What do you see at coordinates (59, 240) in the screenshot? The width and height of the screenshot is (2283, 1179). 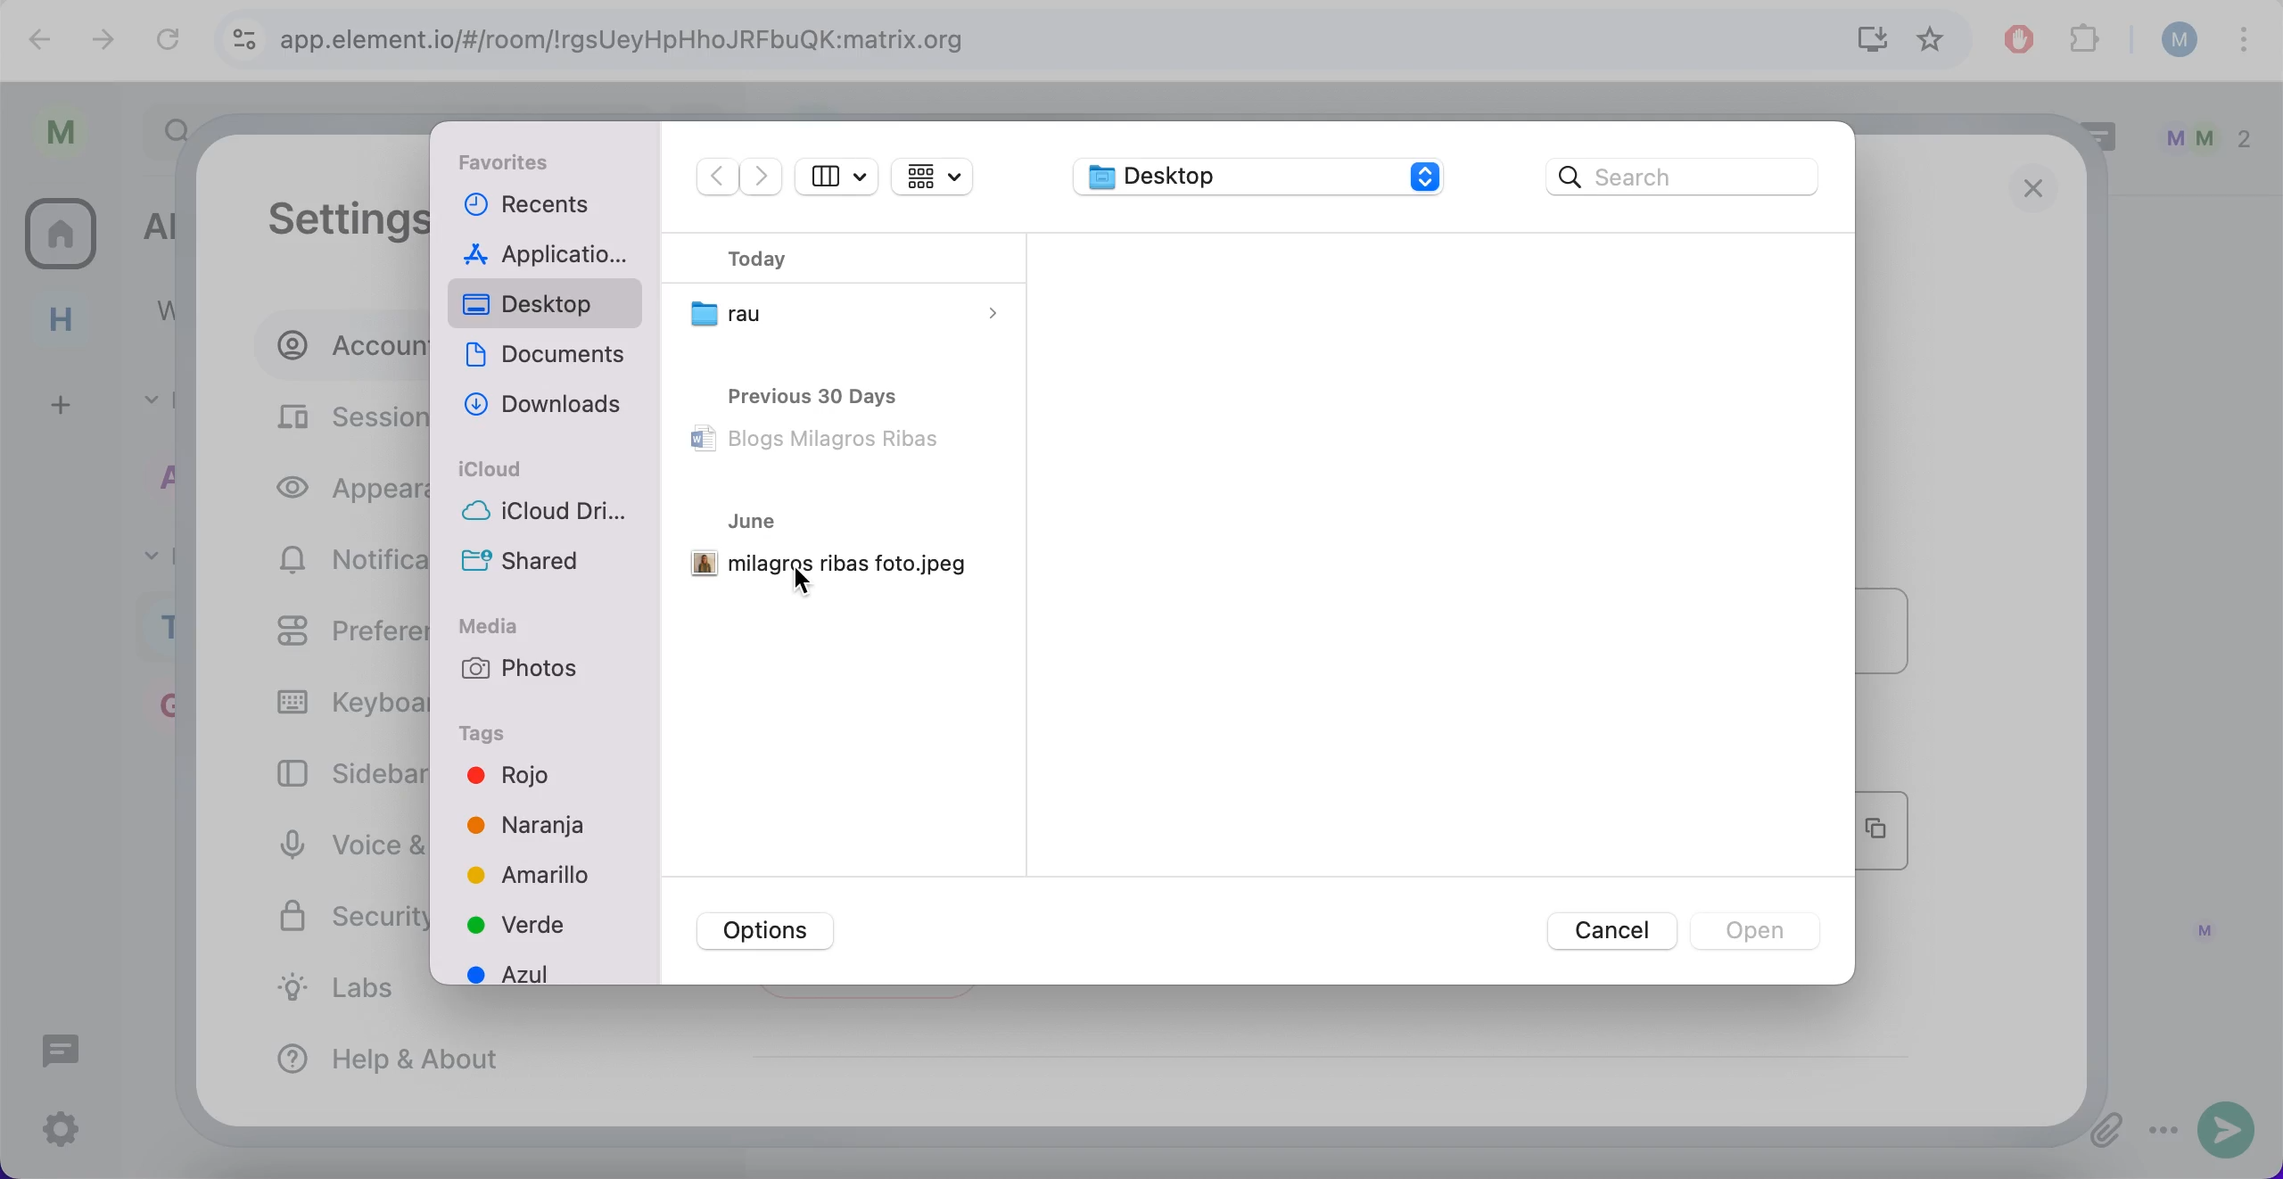 I see `all rooms` at bounding box center [59, 240].